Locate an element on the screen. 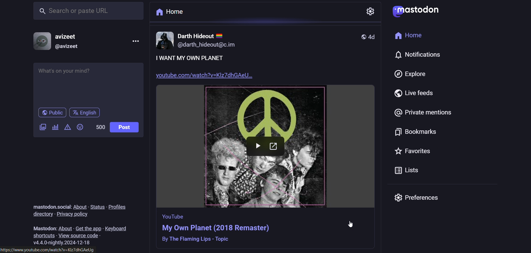 The image size is (531, 253). favorites is located at coordinates (417, 150).